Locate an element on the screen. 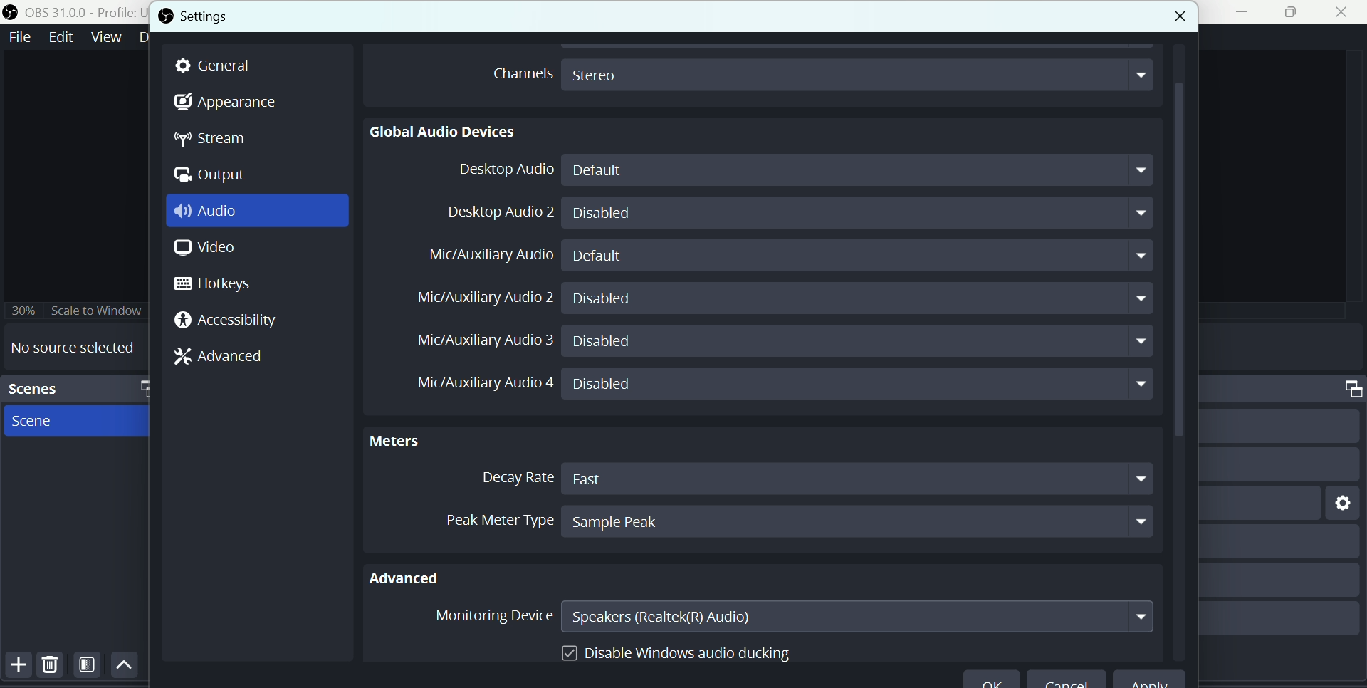 The width and height of the screenshot is (1367, 688). Speakers Realtek R audio is located at coordinates (858, 616).